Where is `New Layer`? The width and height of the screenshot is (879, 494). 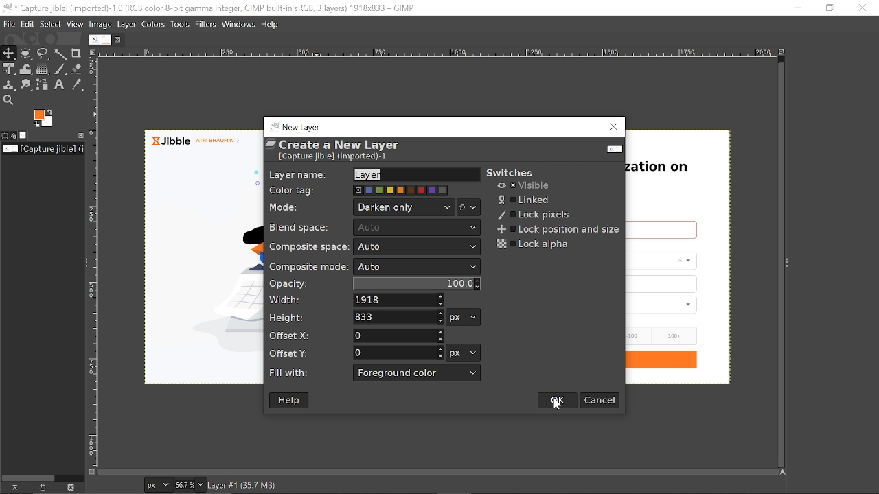
New Layer is located at coordinates (299, 126).